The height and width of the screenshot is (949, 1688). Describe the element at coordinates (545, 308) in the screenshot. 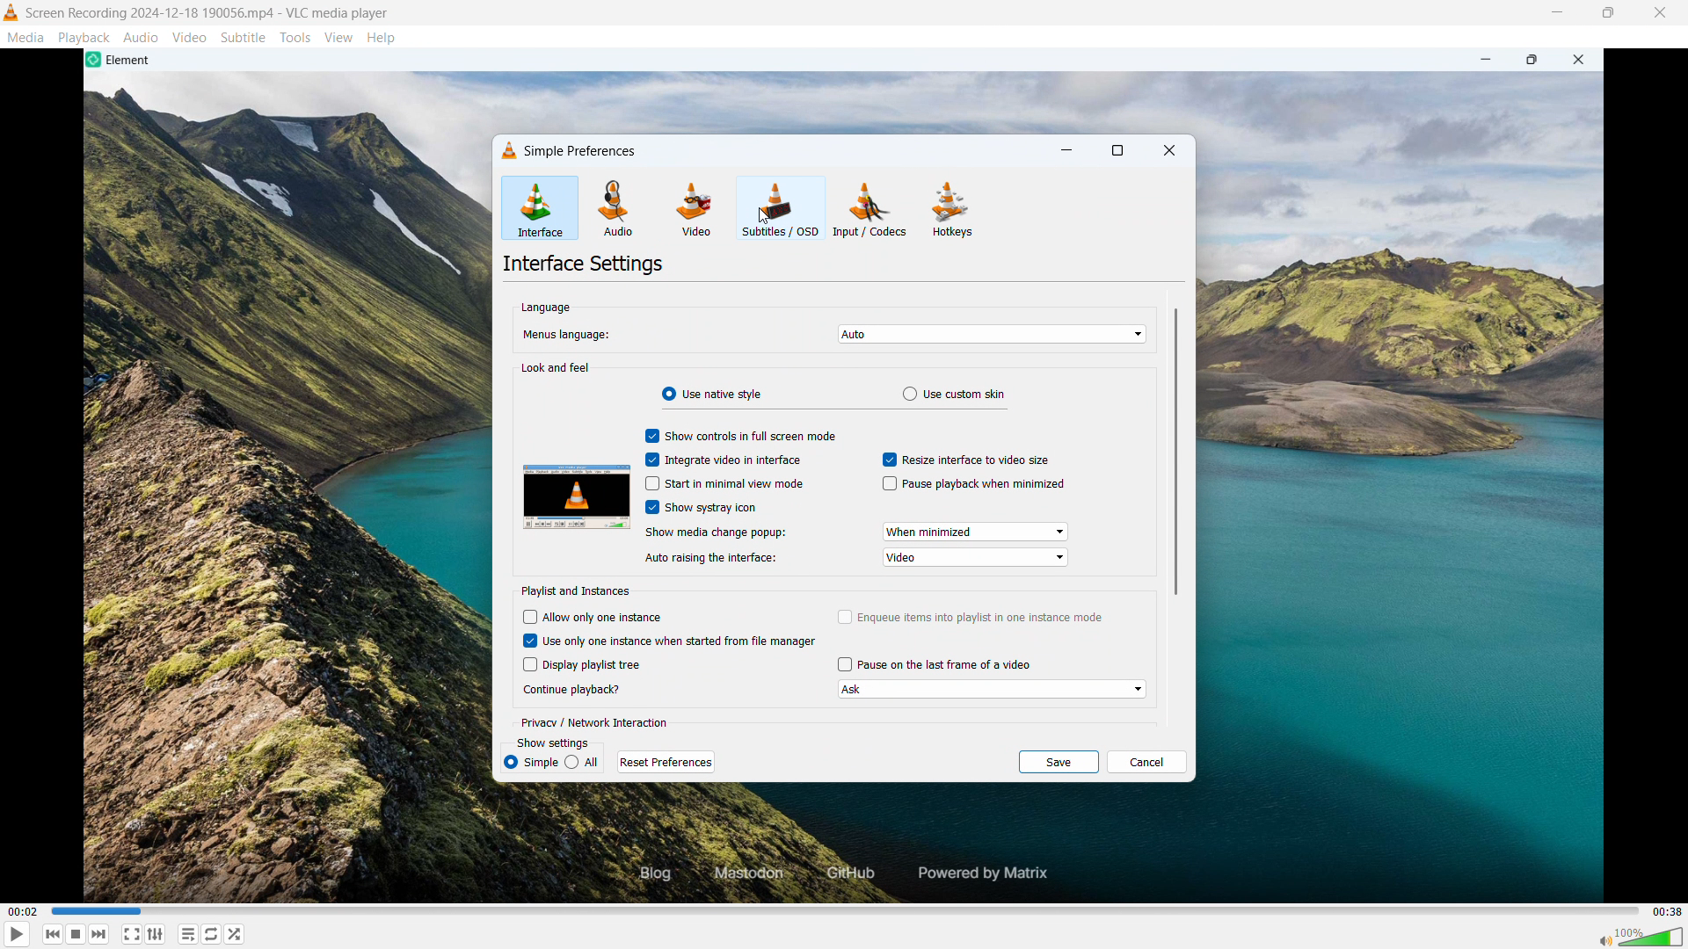

I see `Language ` at that location.